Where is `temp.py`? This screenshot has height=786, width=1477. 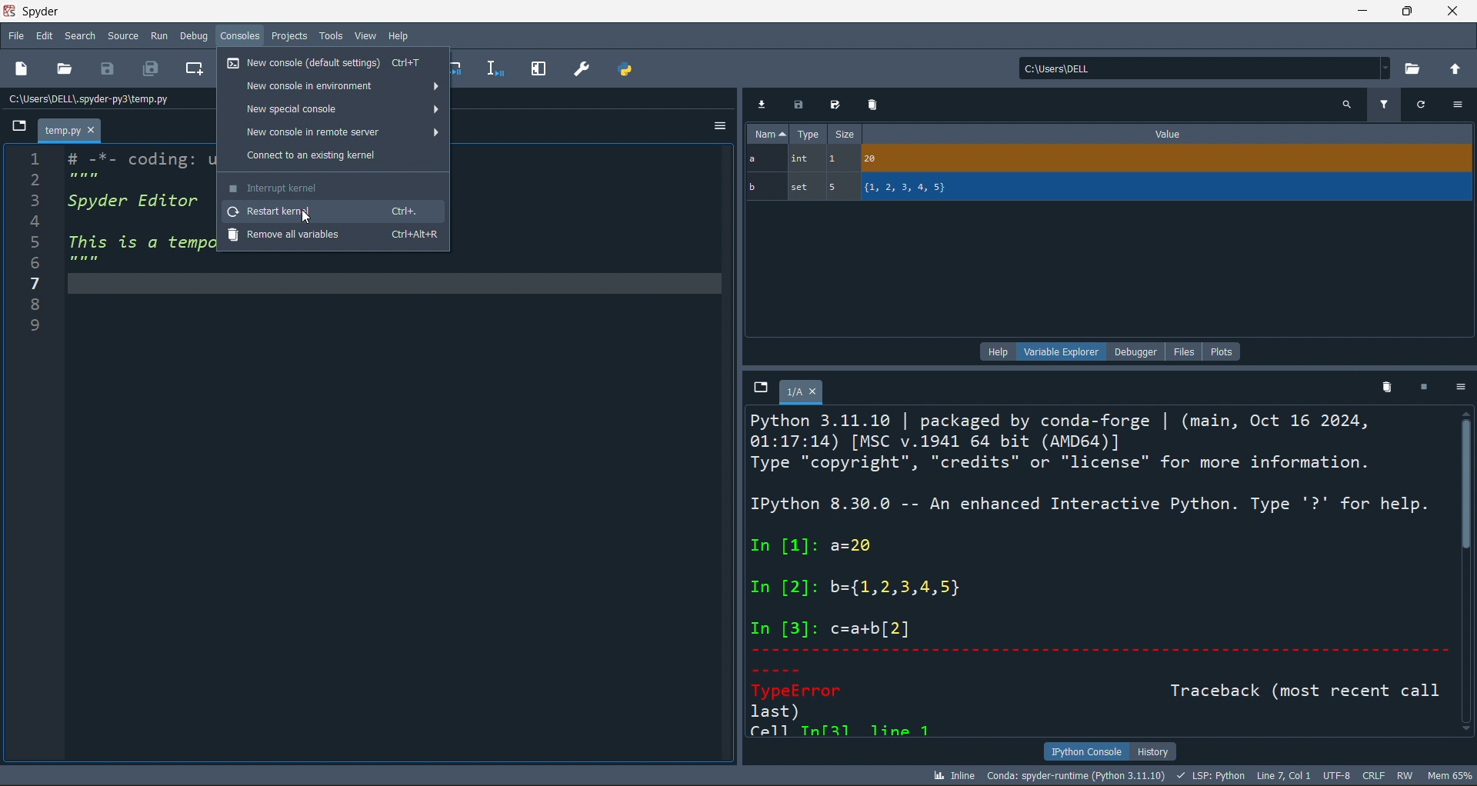
temp.py is located at coordinates (69, 129).